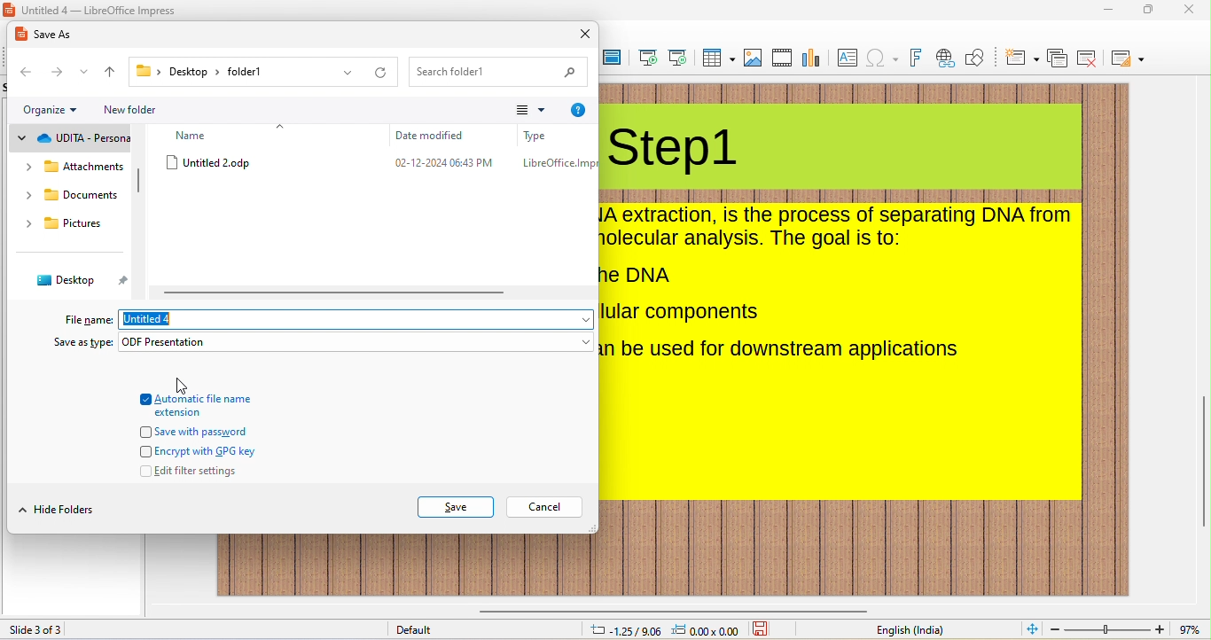  I want to click on file path, so click(208, 74).